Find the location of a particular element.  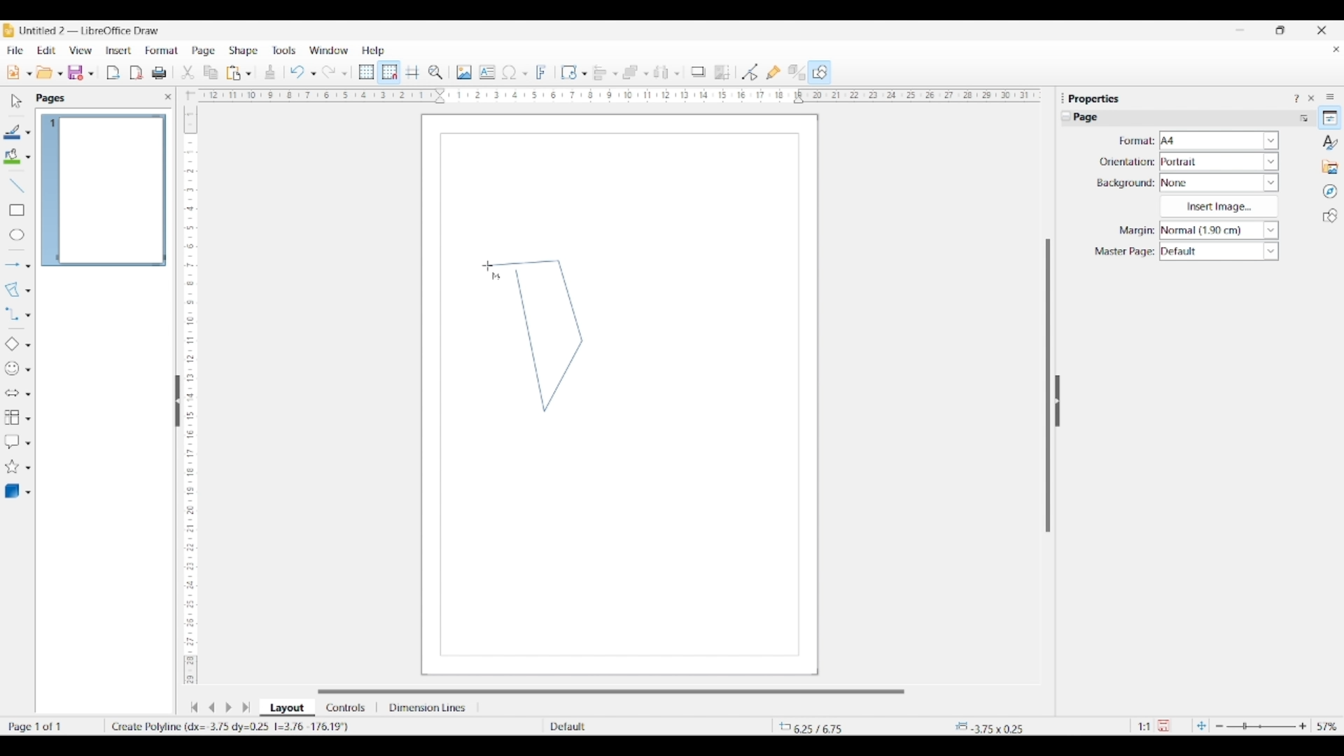

Helplines while moving is located at coordinates (412, 71).